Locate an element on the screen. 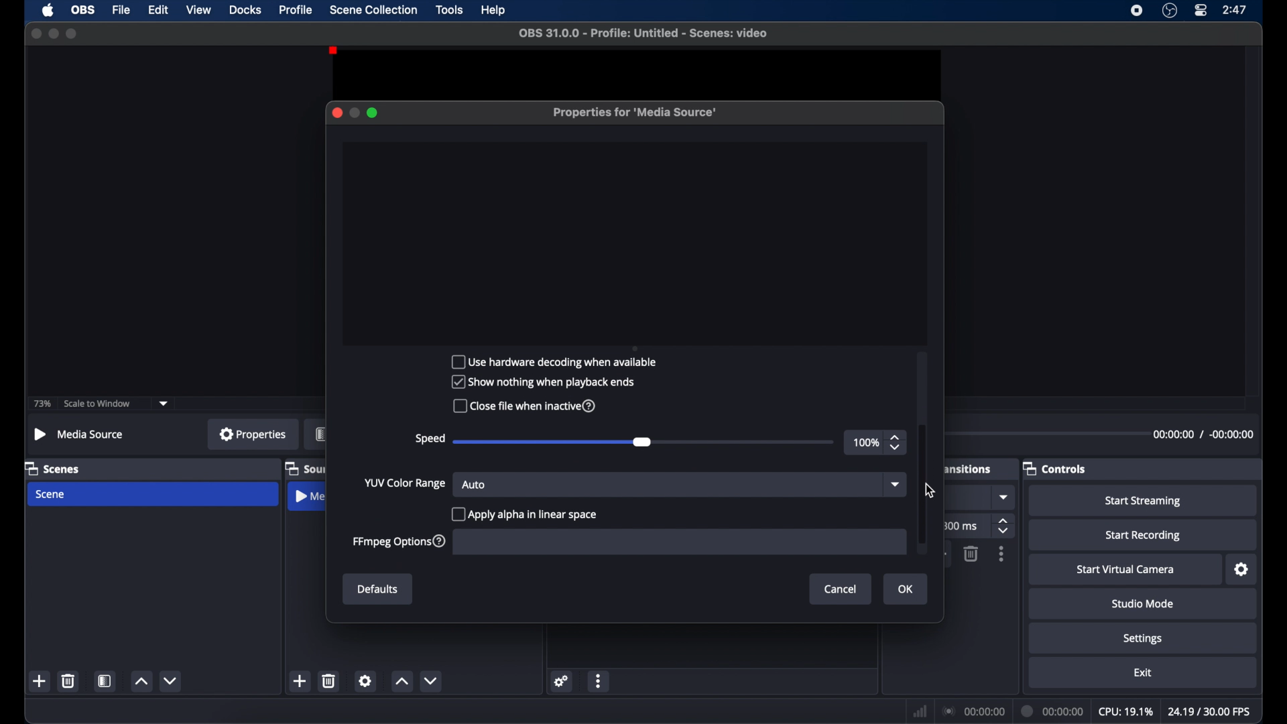 Image resolution: width=1287 pixels, height=724 pixels. cpu is located at coordinates (1125, 712).